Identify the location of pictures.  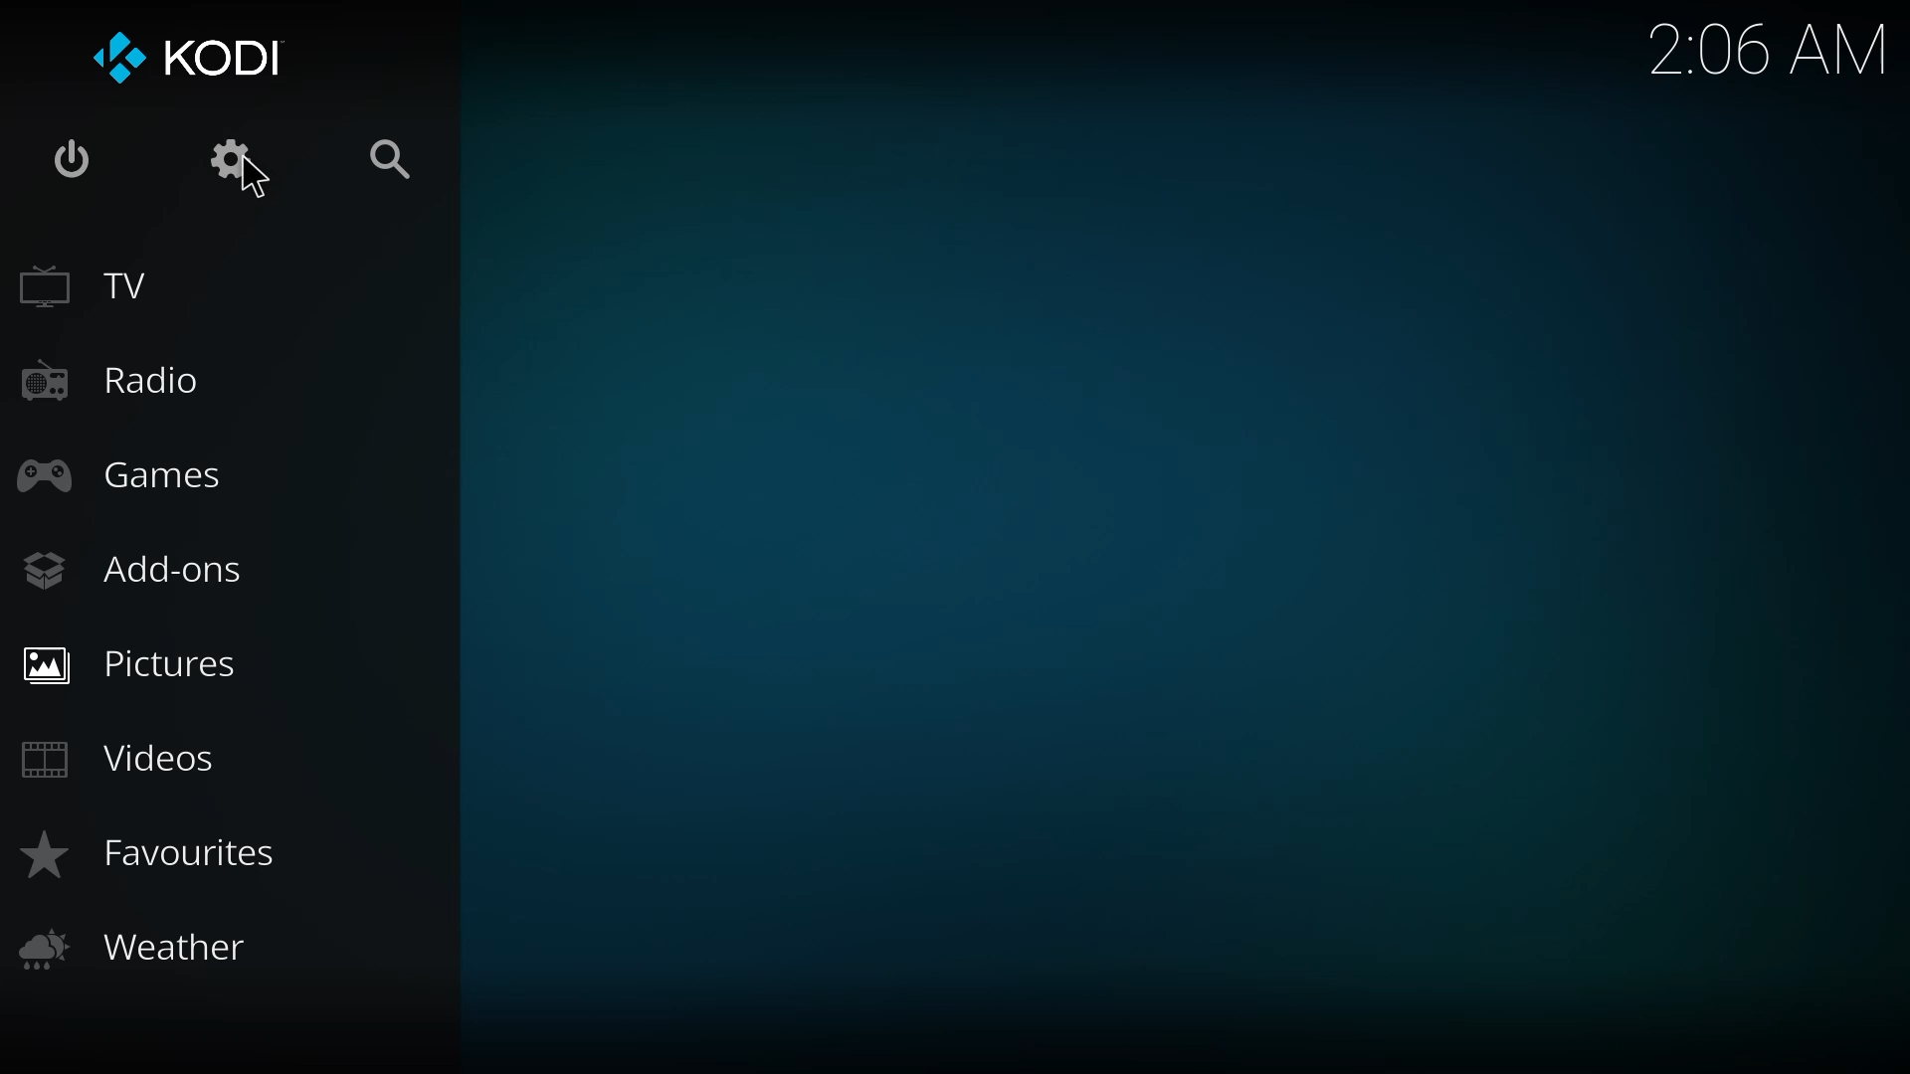
(138, 663).